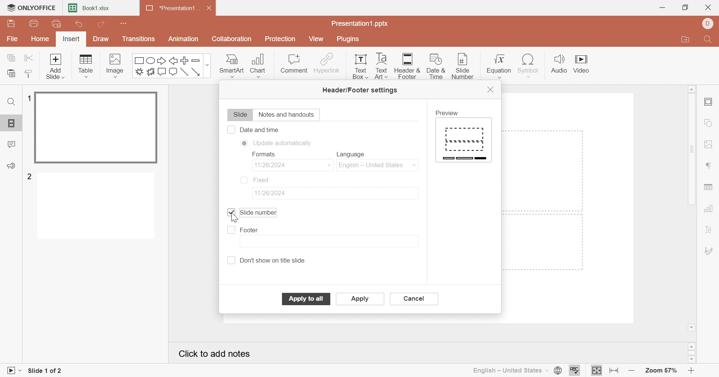 This screenshot has height=377, width=719. What do you see at coordinates (710, 102) in the screenshot?
I see `Slide settings` at bounding box center [710, 102].